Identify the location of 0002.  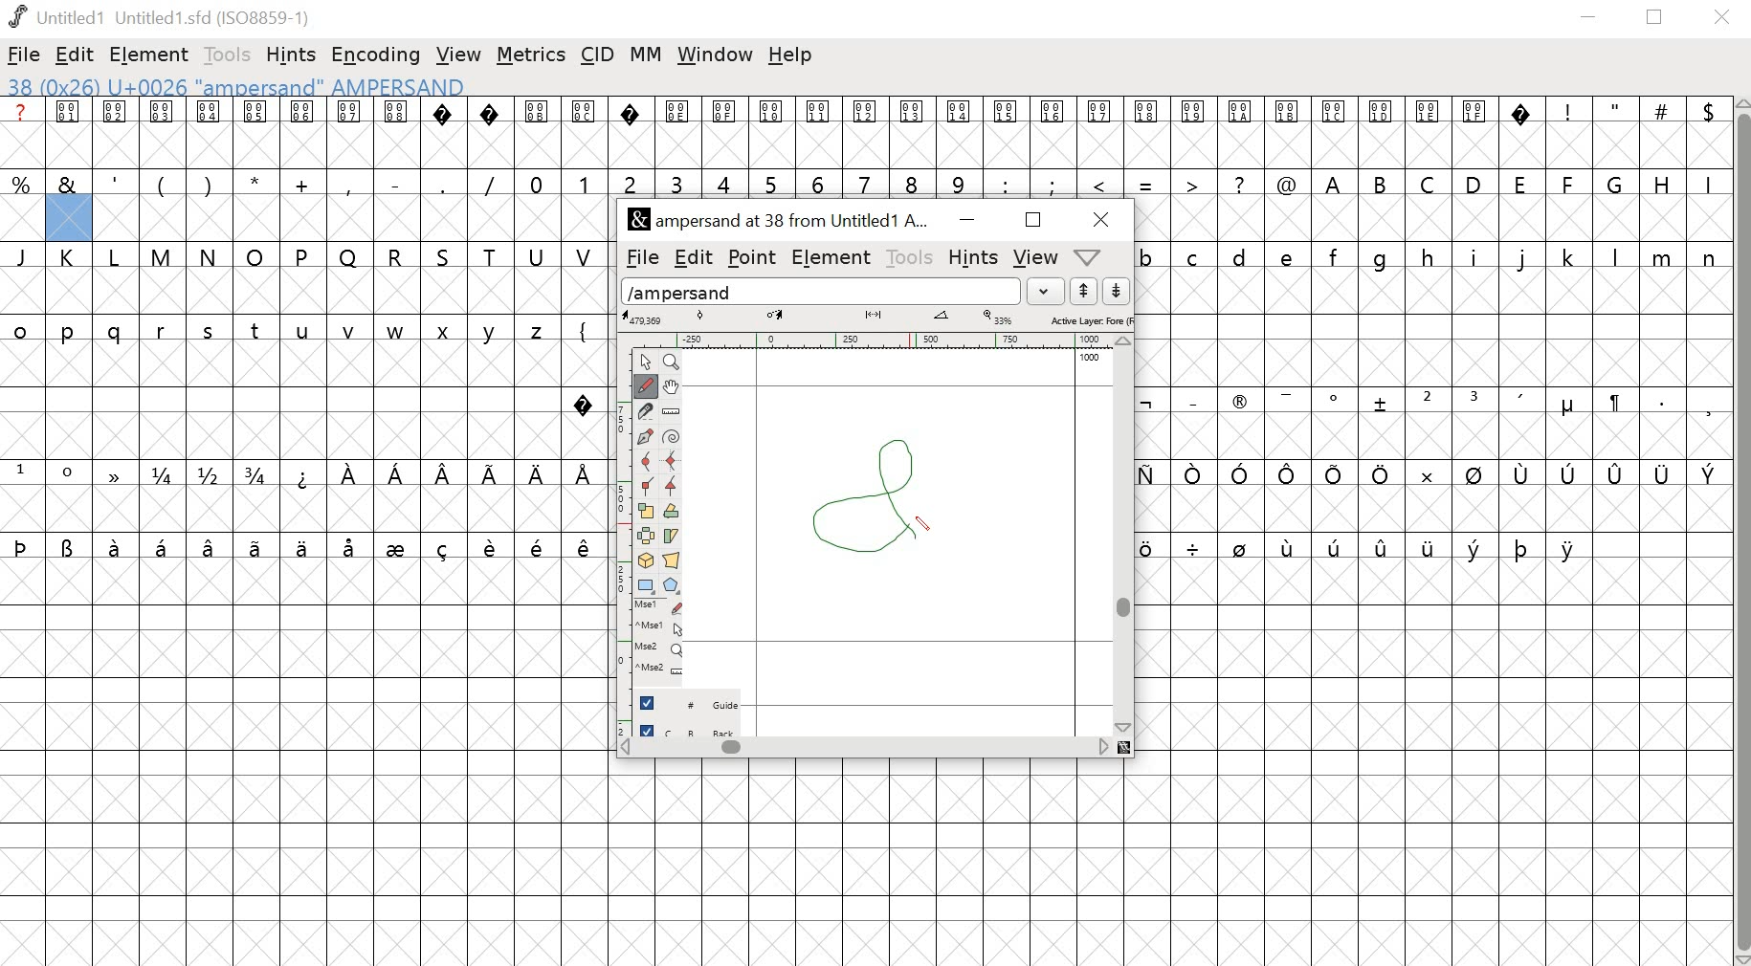
(117, 131).